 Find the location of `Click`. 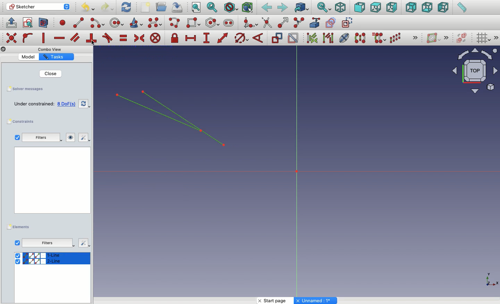

Click is located at coordinates (94, 43).